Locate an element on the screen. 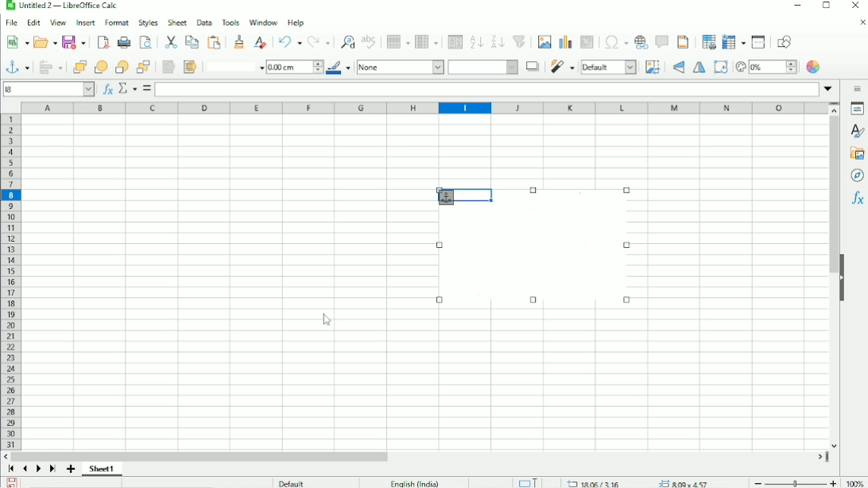 The image size is (868, 488). Insert is located at coordinates (85, 21).